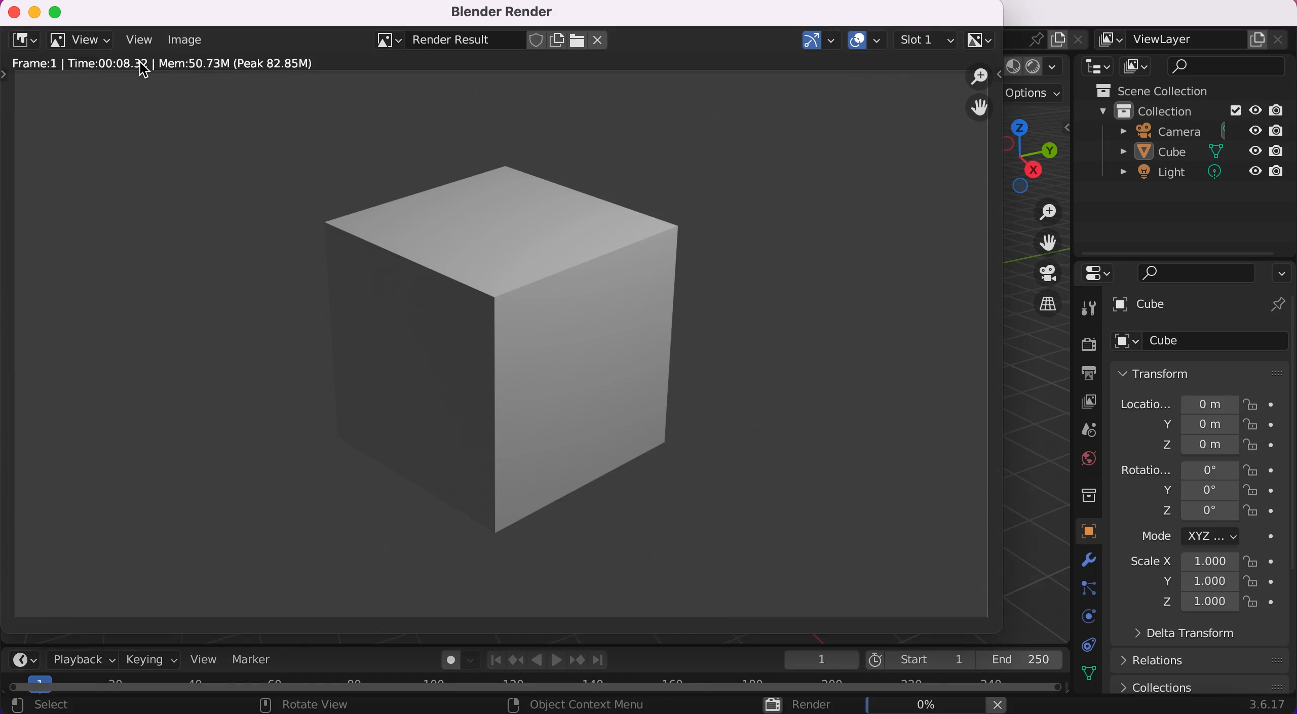 This screenshot has width=1297, height=714. Describe the element at coordinates (1201, 661) in the screenshot. I see `relations` at that location.